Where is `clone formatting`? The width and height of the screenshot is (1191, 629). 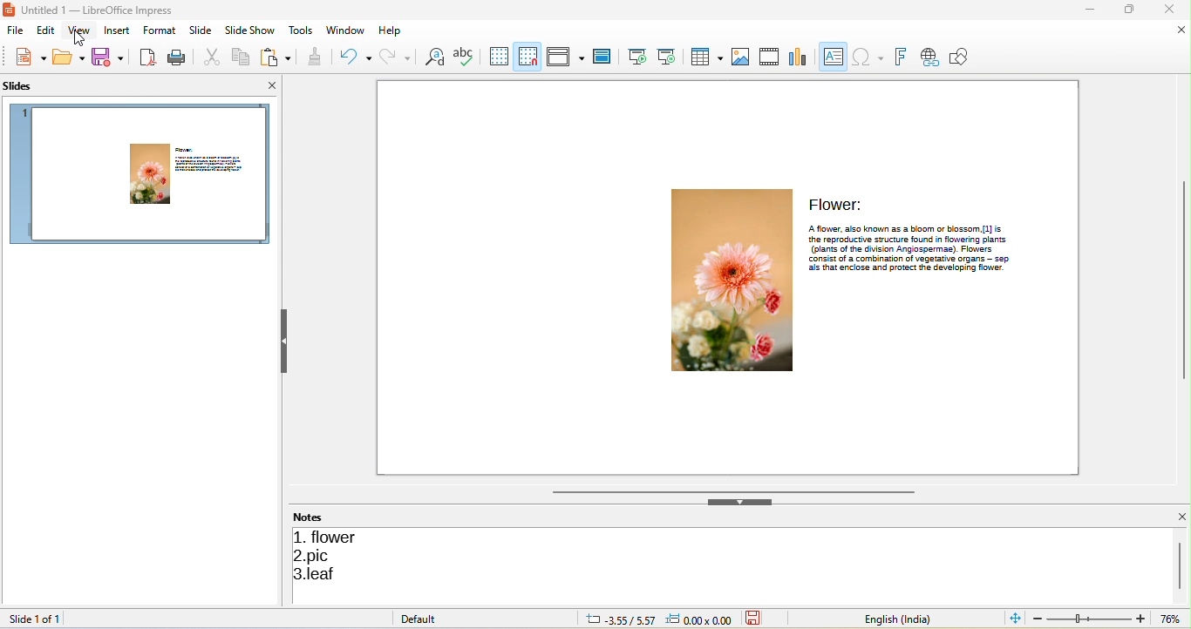
clone formatting is located at coordinates (313, 57).